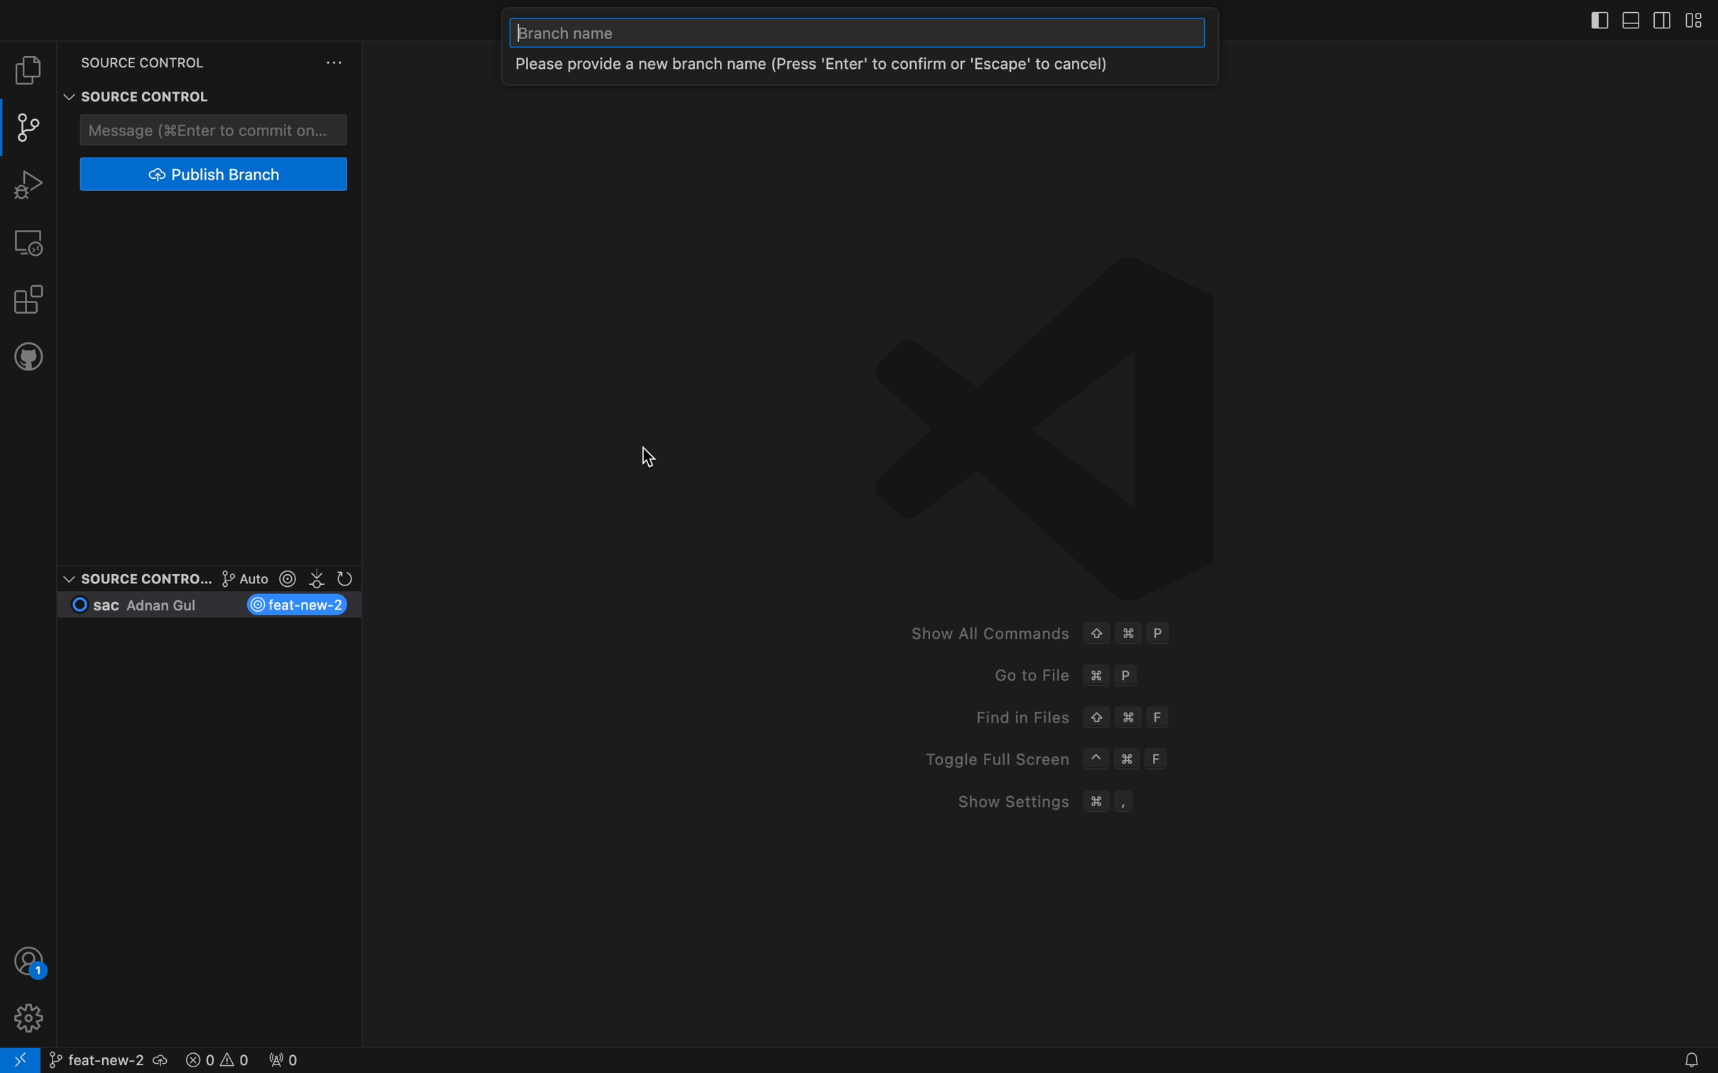 Image resolution: width=1718 pixels, height=1073 pixels. I want to click on F, so click(1161, 759).